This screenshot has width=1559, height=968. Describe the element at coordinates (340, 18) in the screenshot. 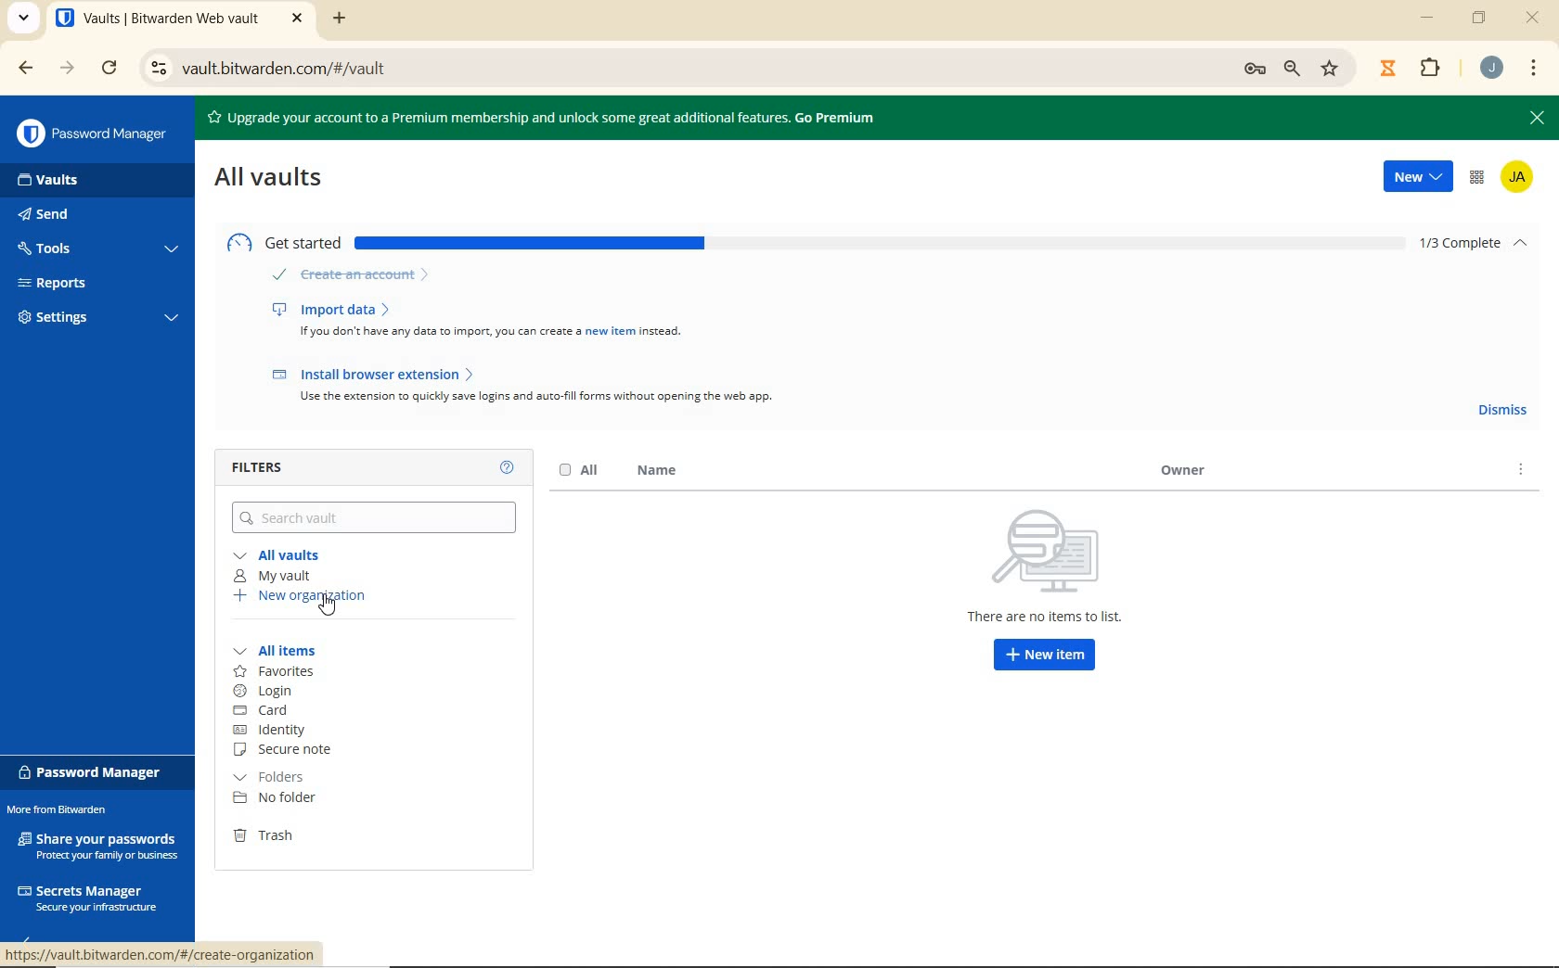

I see `add tab` at that location.